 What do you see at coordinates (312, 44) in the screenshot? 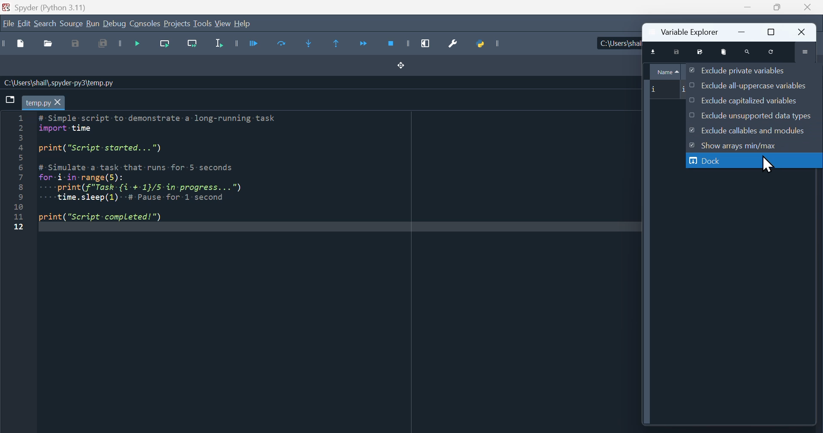
I see `Step into function` at bounding box center [312, 44].